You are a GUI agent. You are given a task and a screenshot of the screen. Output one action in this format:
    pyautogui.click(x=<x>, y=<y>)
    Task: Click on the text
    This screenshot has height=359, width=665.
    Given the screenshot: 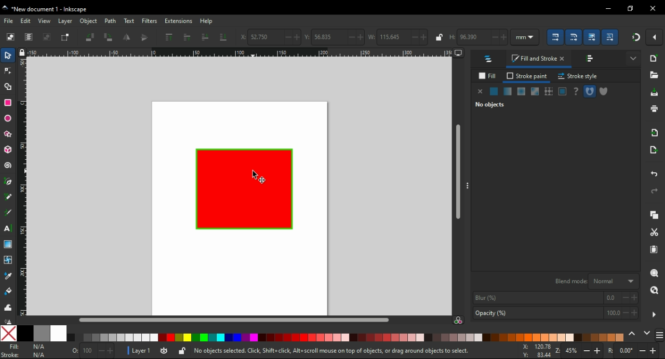 What is the action you would take?
    pyautogui.click(x=129, y=21)
    